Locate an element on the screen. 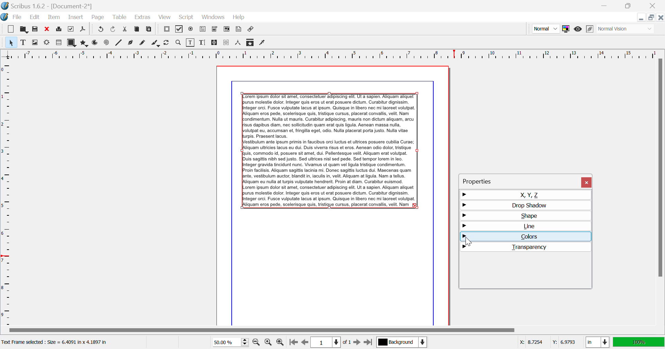  Script is located at coordinates (187, 17).